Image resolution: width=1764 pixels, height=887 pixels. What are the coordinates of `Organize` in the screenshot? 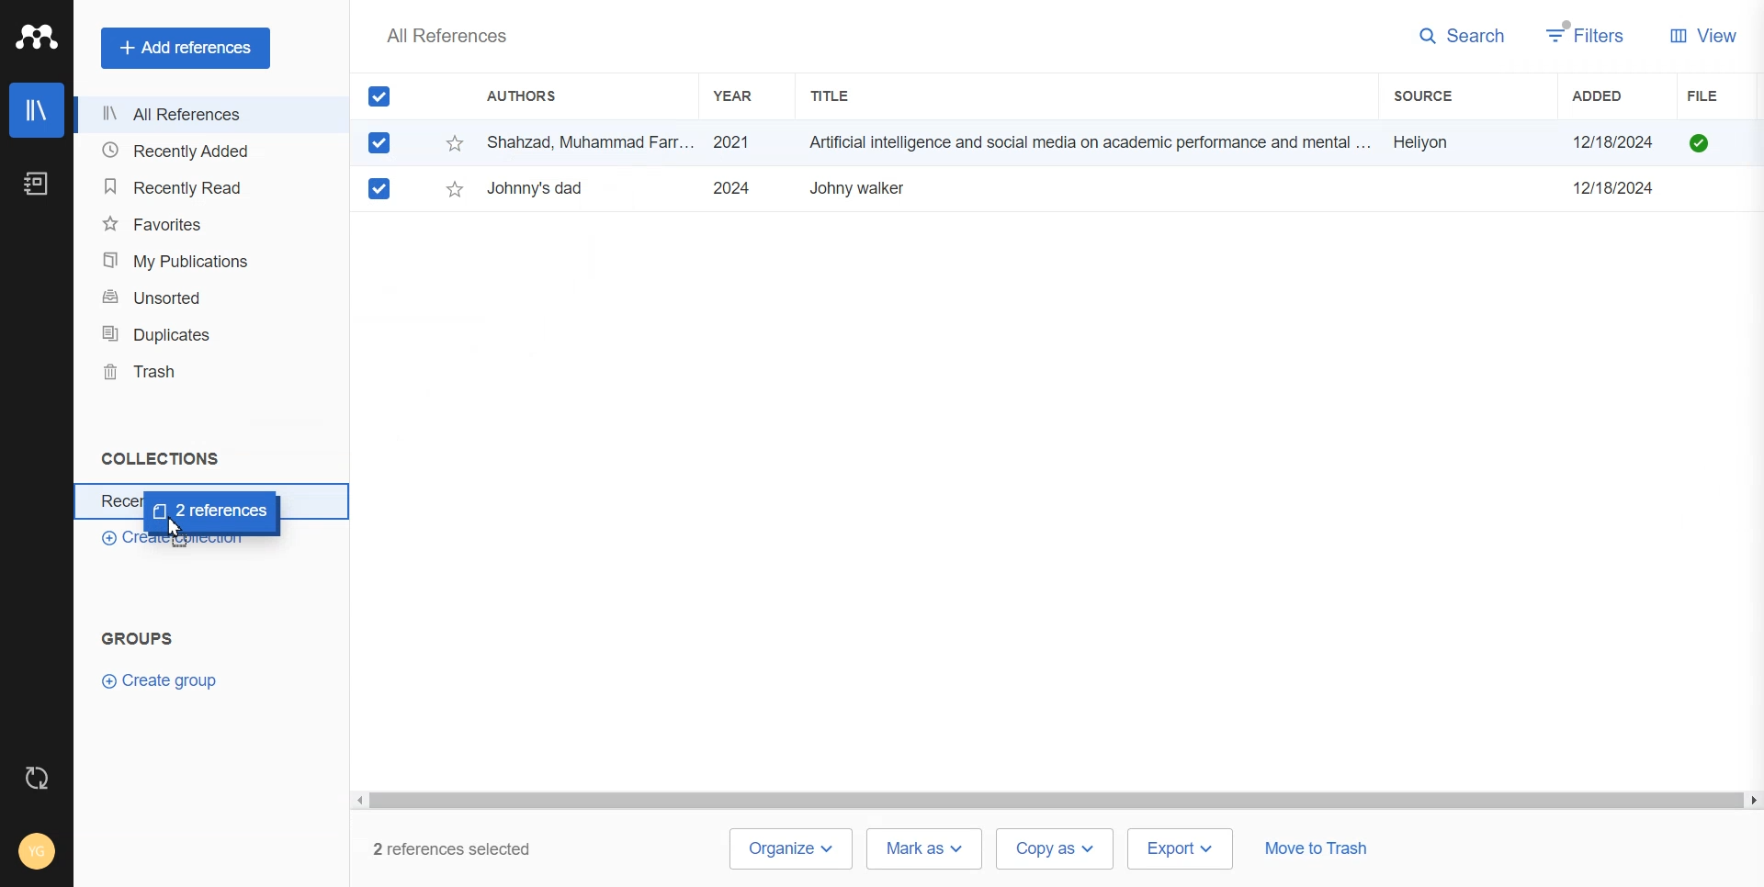 It's located at (789, 849).